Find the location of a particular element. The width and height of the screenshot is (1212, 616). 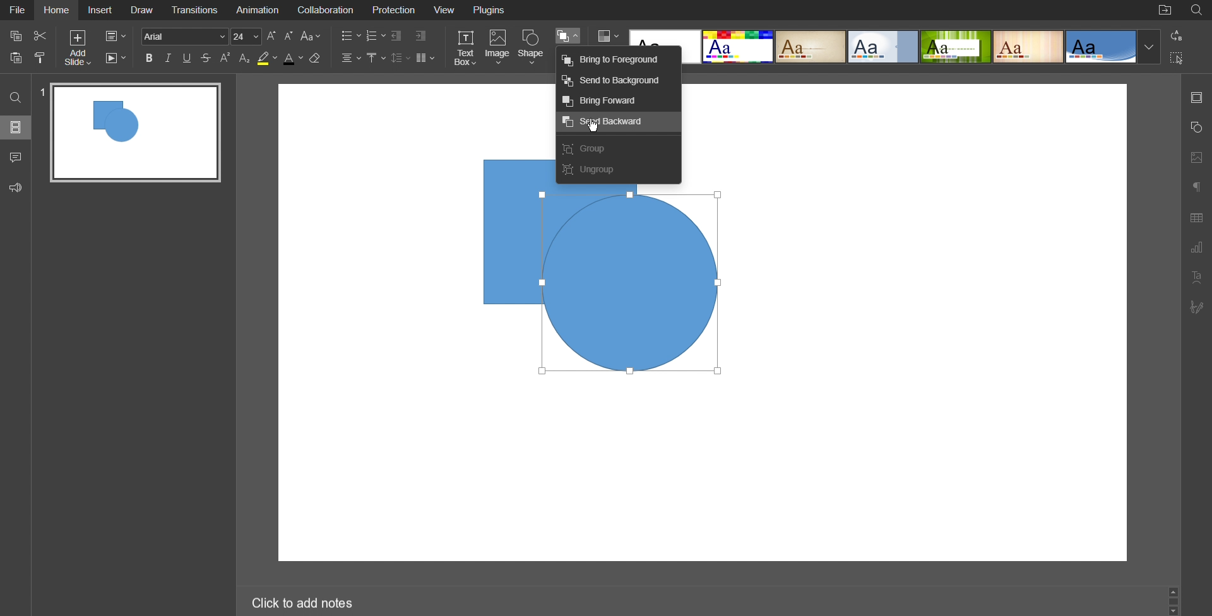

Highlight Color is located at coordinates (268, 57).